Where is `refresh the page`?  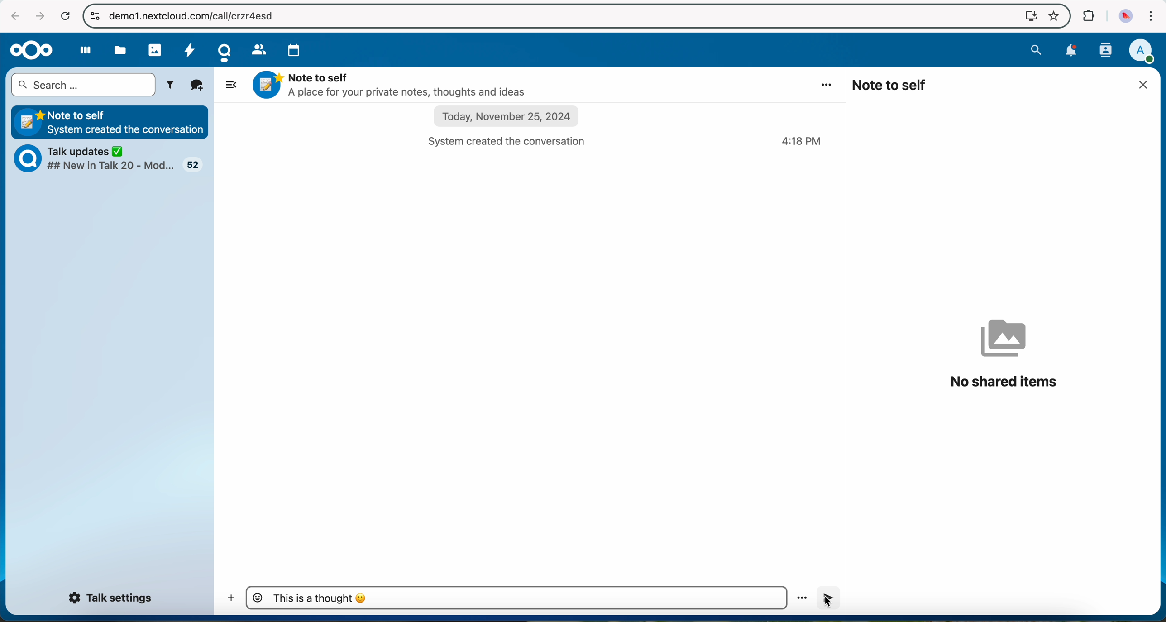 refresh the page is located at coordinates (65, 15).